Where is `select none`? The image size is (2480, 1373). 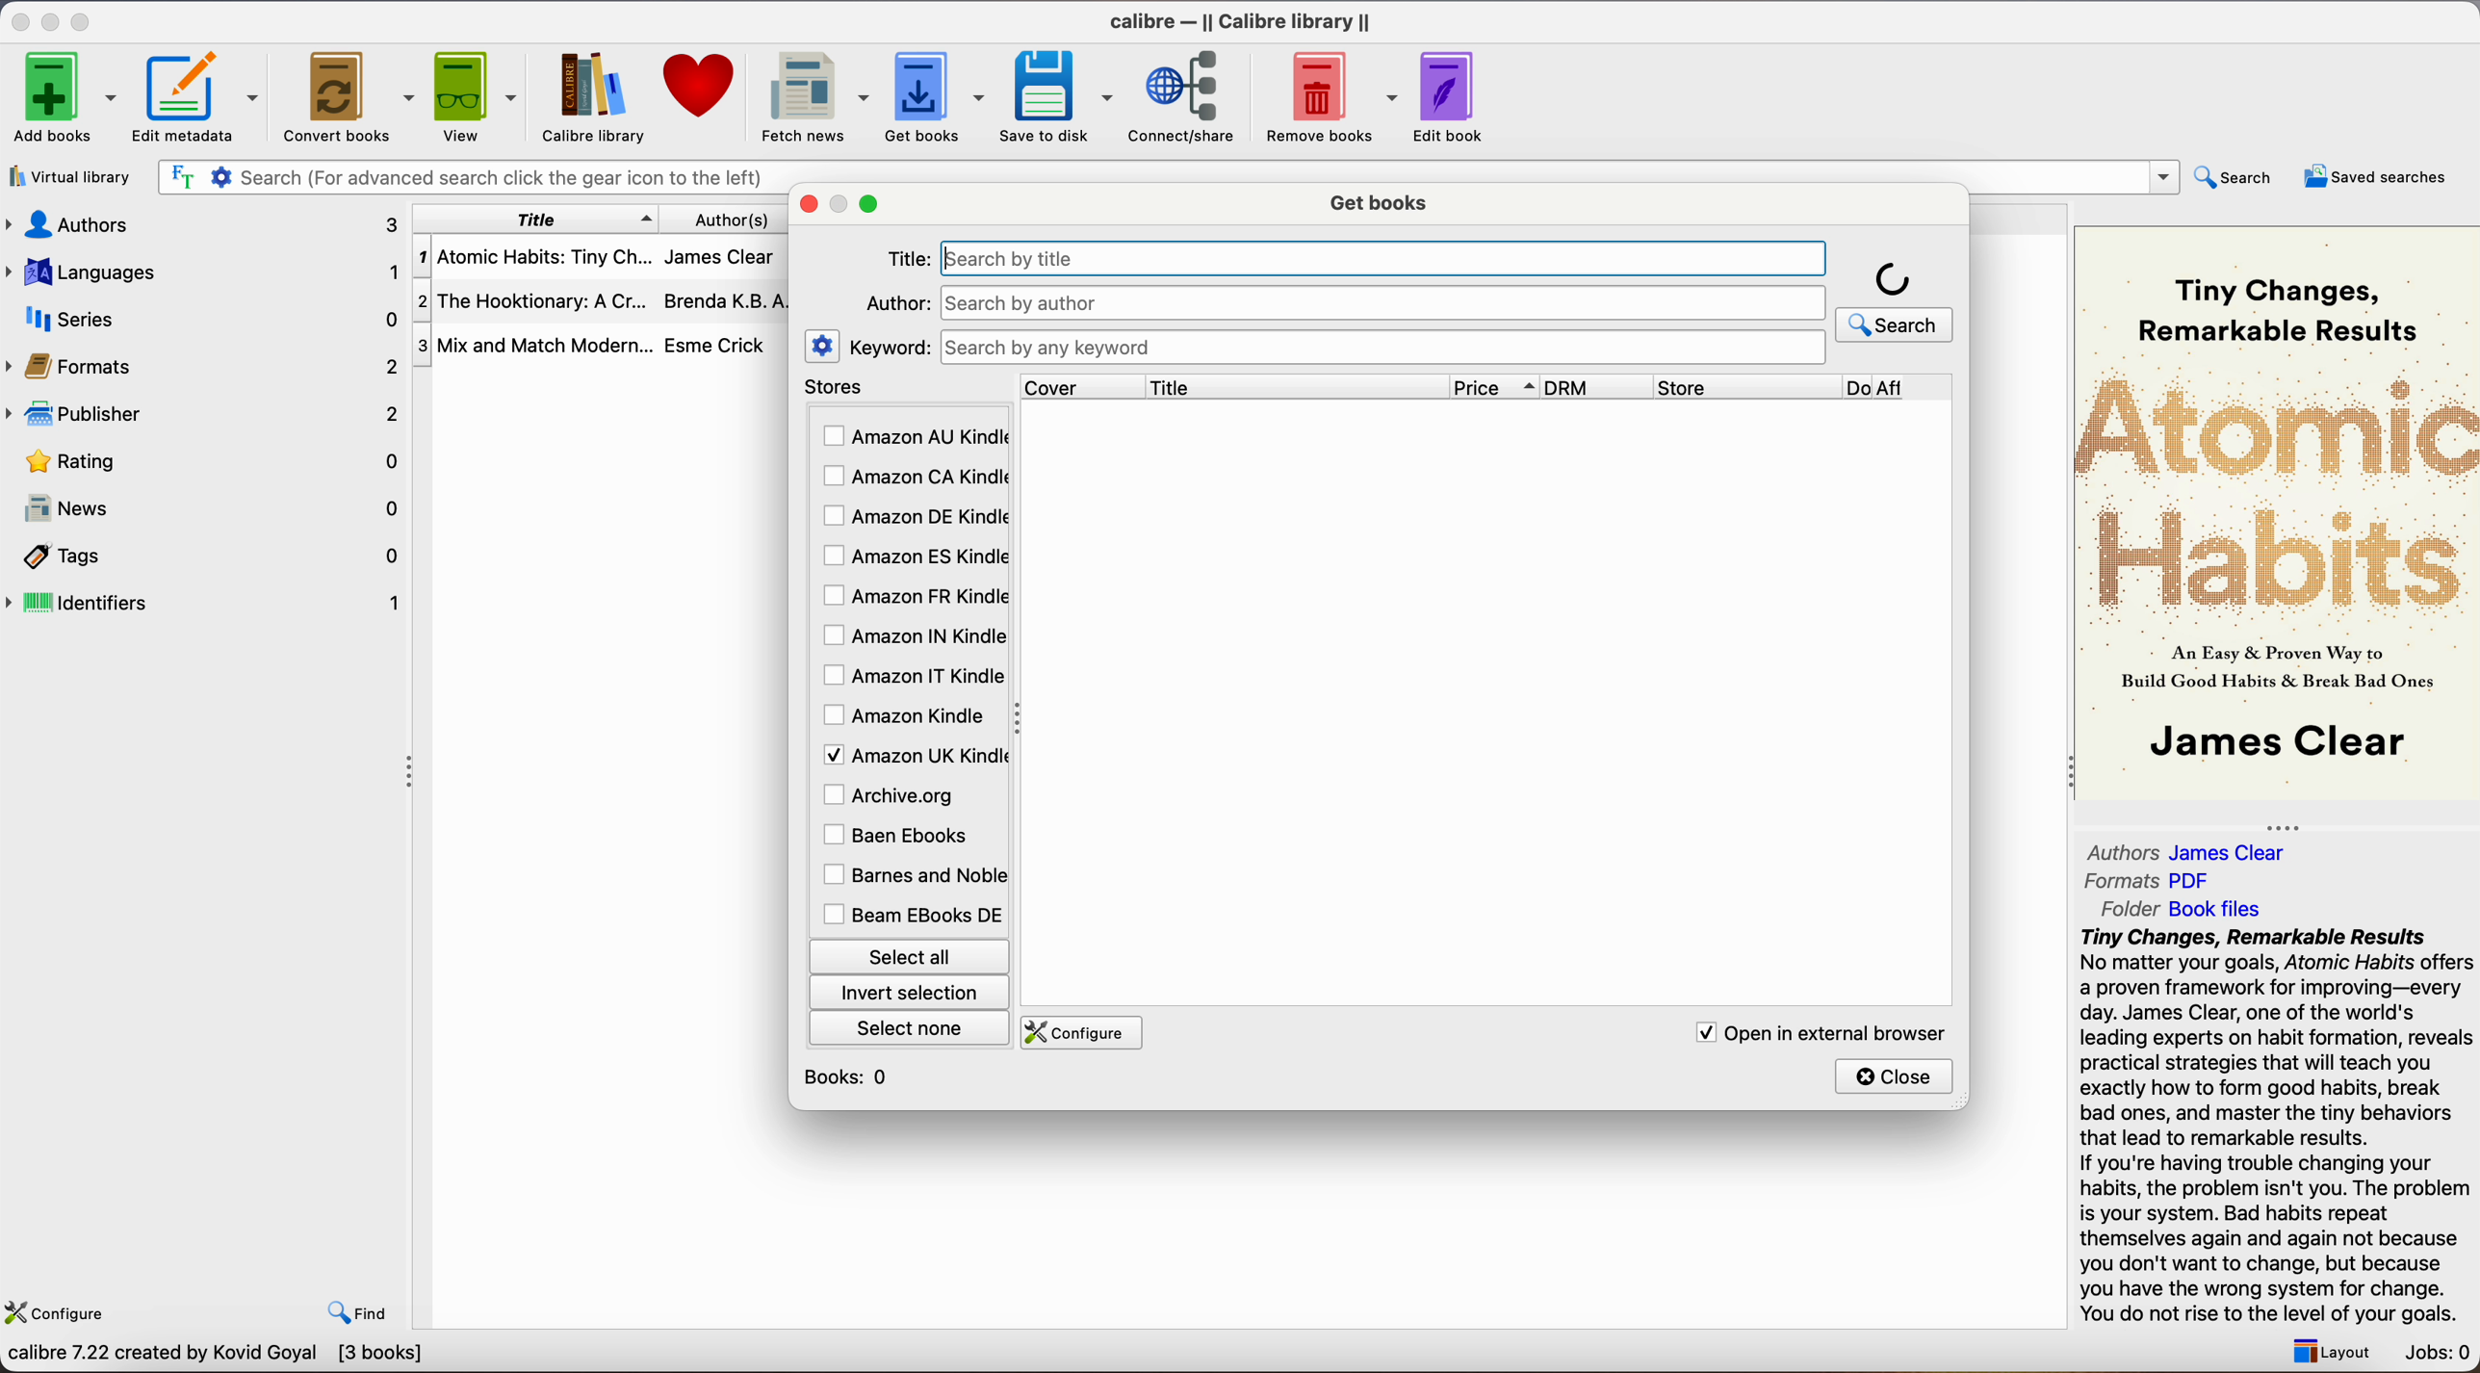
select none is located at coordinates (912, 1026).